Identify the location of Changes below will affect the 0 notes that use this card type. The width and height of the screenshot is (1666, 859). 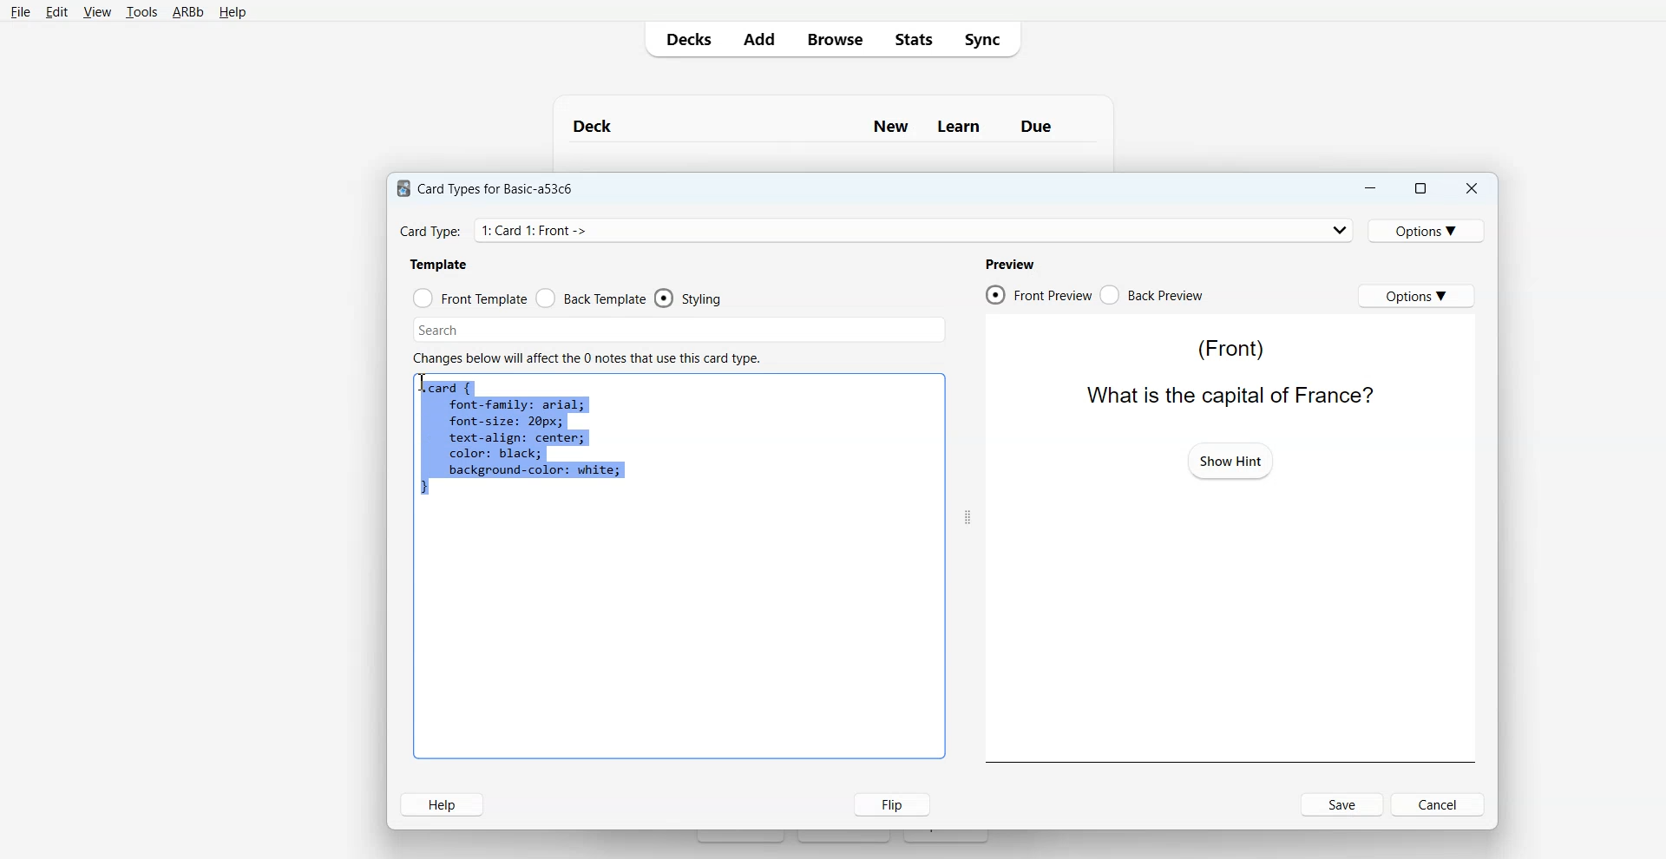
(594, 358).